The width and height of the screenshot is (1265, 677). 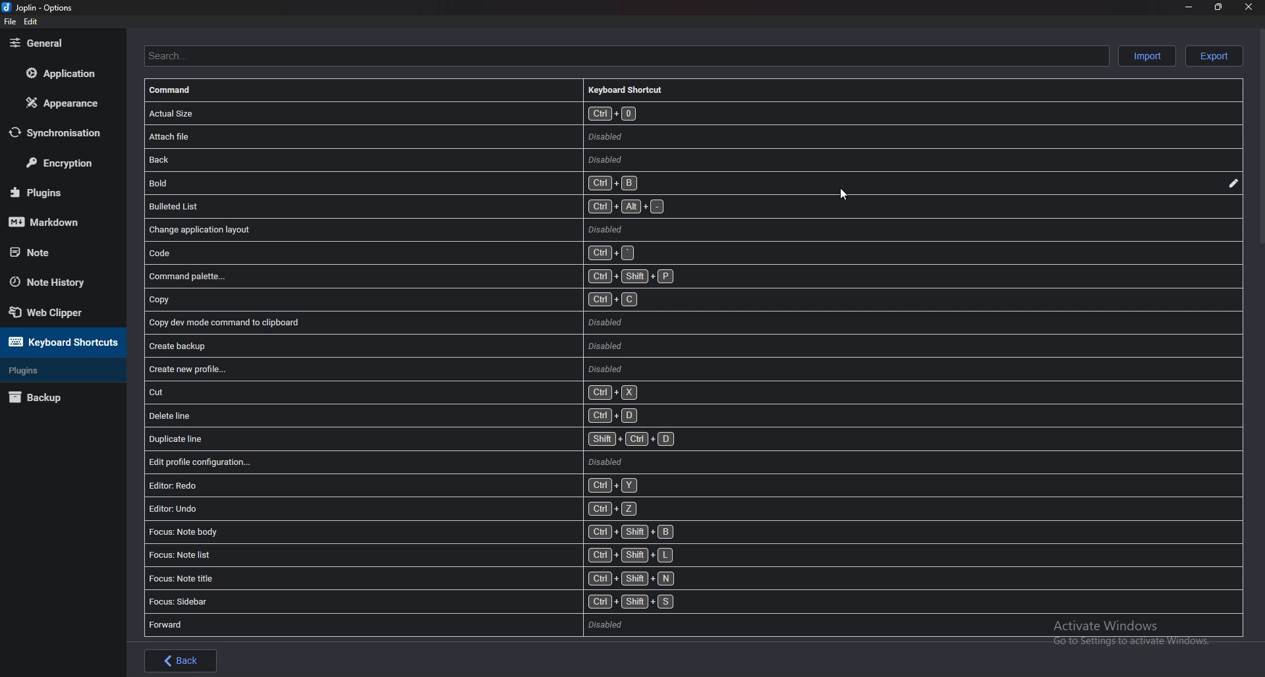 I want to click on back, so click(x=511, y=159).